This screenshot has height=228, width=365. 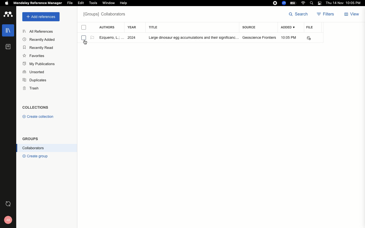 What do you see at coordinates (39, 116) in the screenshot?
I see `Create collection` at bounding box center [39, 116].